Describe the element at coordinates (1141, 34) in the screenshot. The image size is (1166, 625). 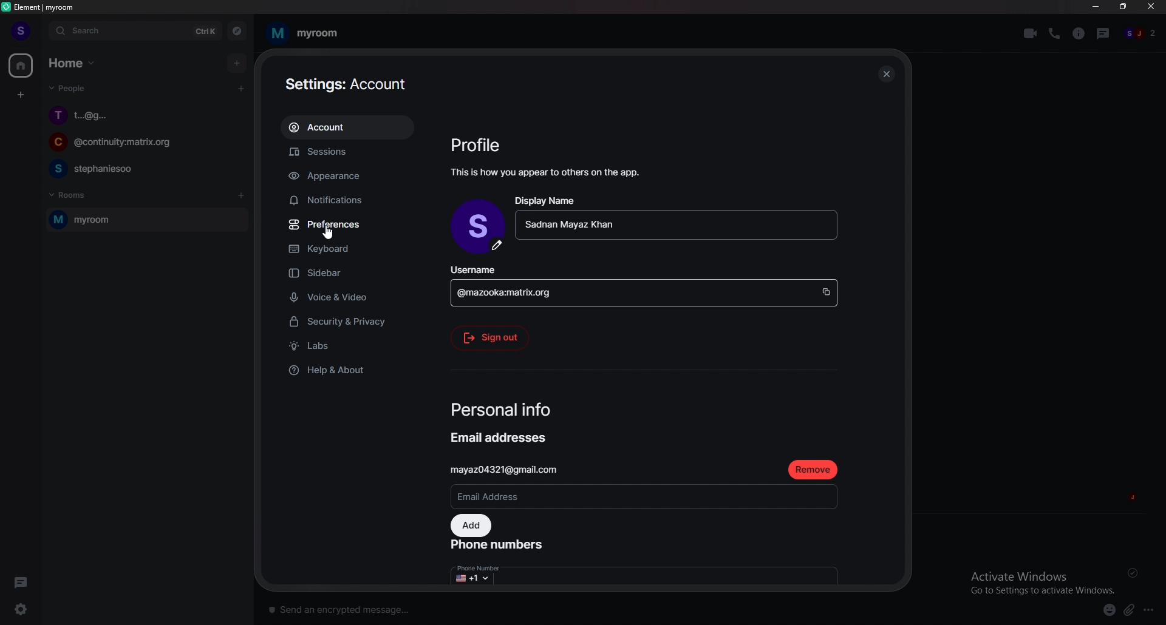
I see `people` at that location.